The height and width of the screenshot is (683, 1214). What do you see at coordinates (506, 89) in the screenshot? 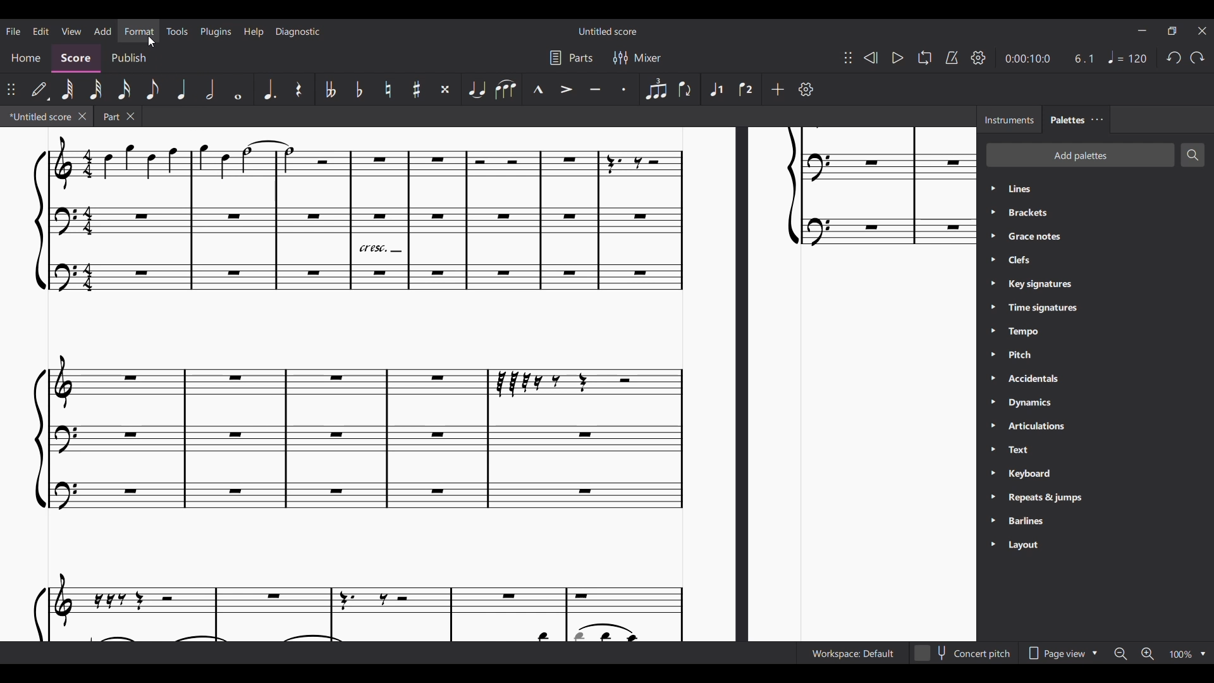
I see `Slur` at bounding box center [506, 89].